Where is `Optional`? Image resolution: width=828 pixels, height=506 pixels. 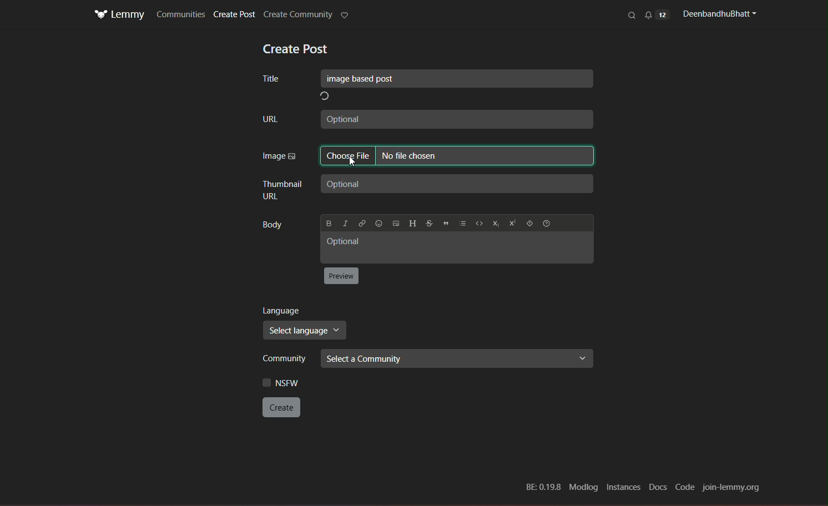
Optional is located at coordinates (458, 247).